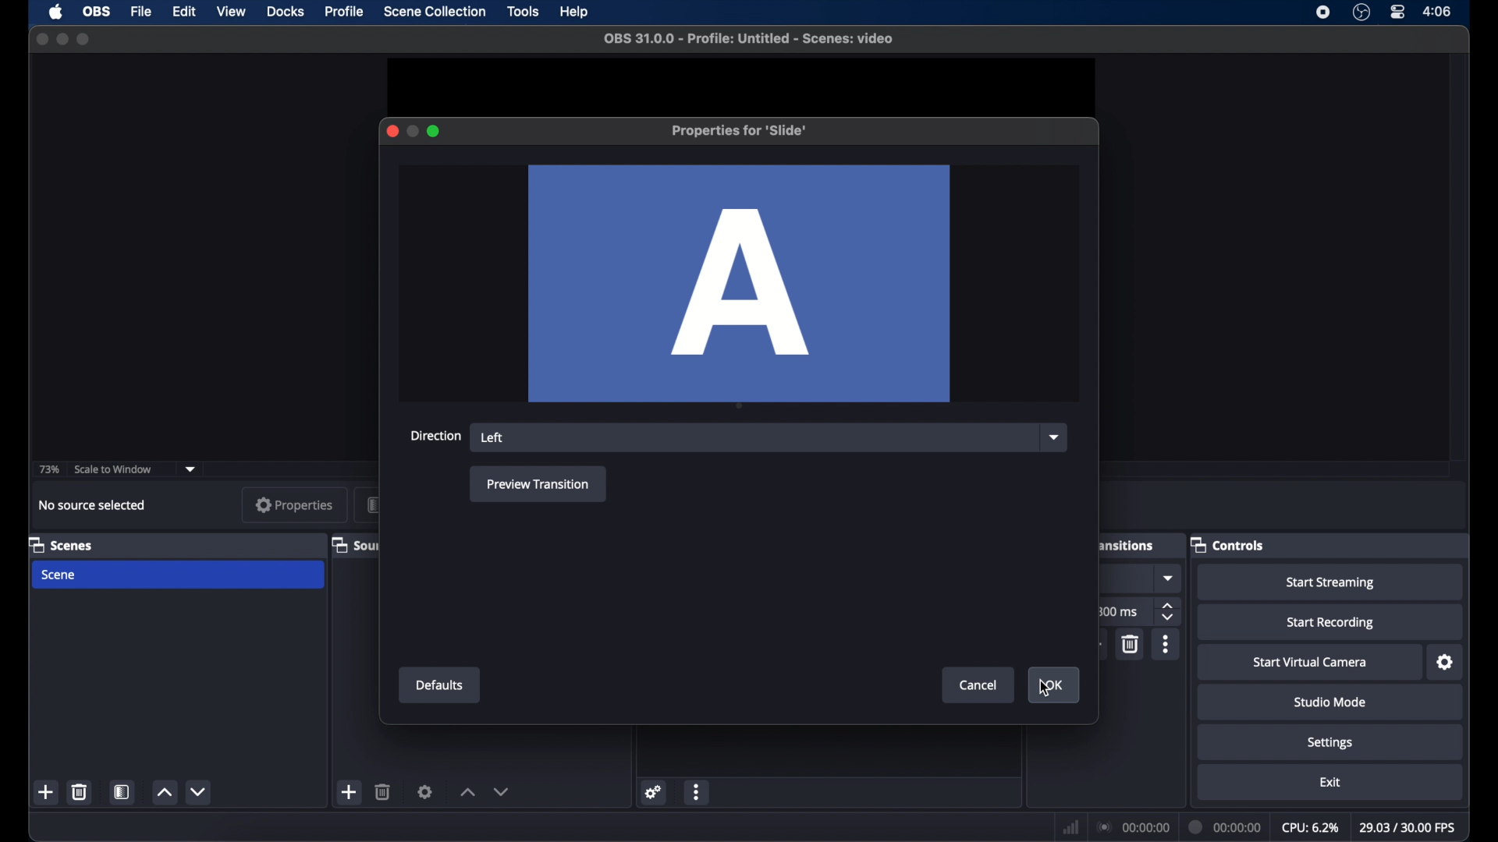 This screenshot has height=842, width=1498. Describe the element at coordinates (1330, 583) in the screenshot. I see `start streaming` at that location.